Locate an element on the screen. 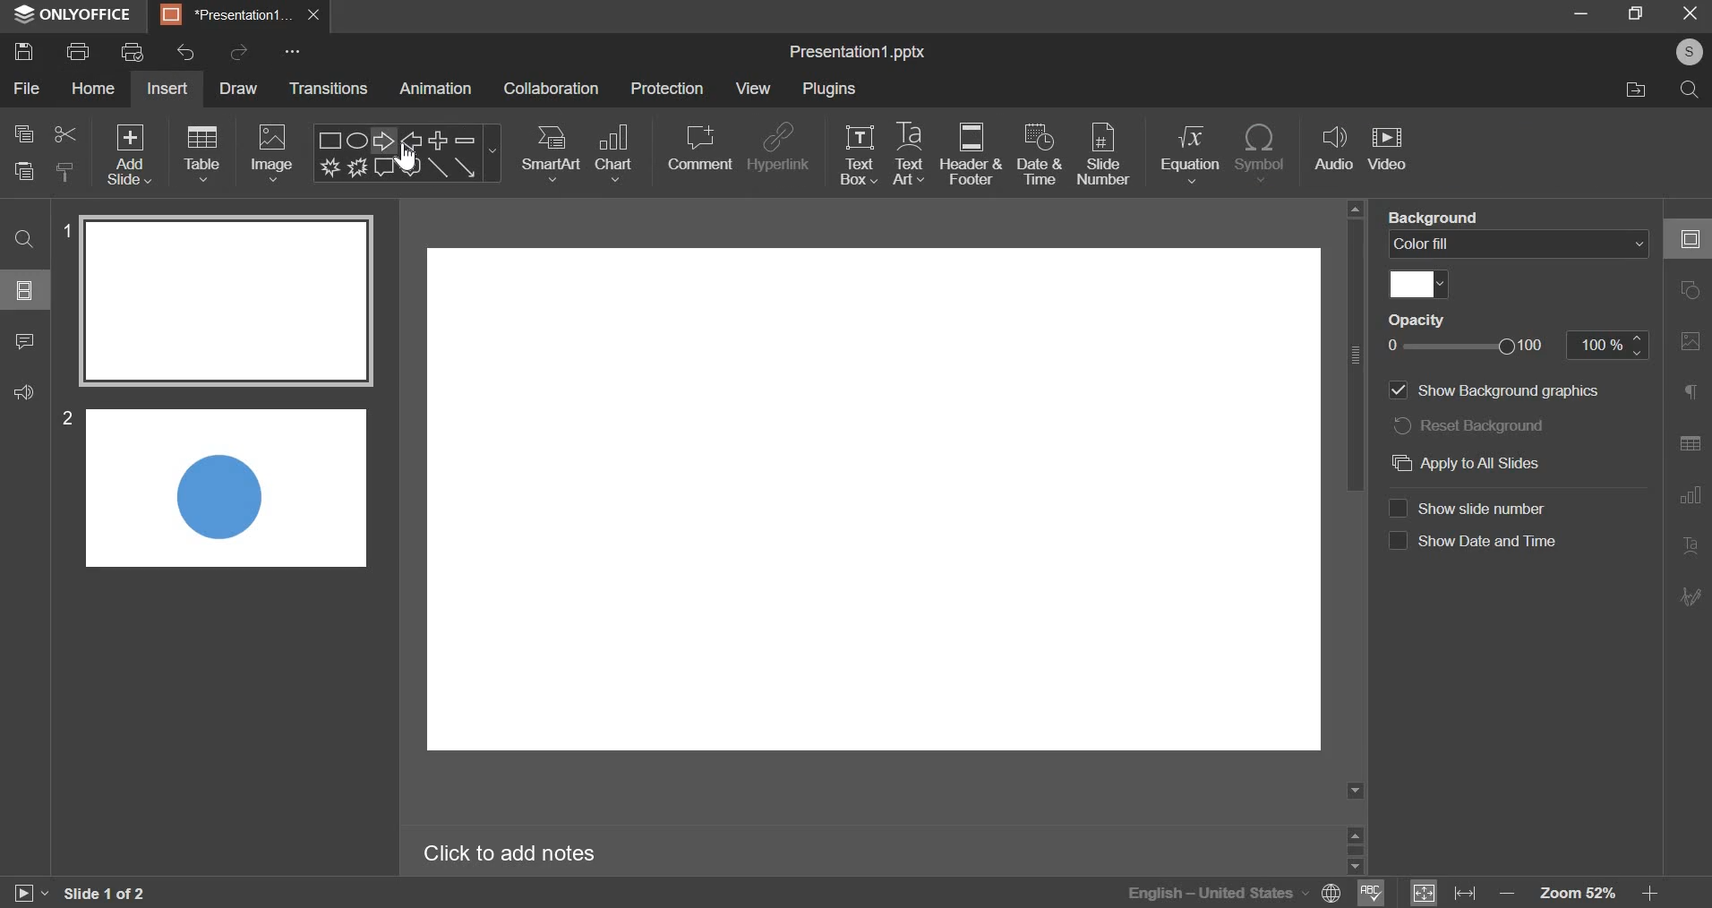  animation is located at coordinates (436, 88).